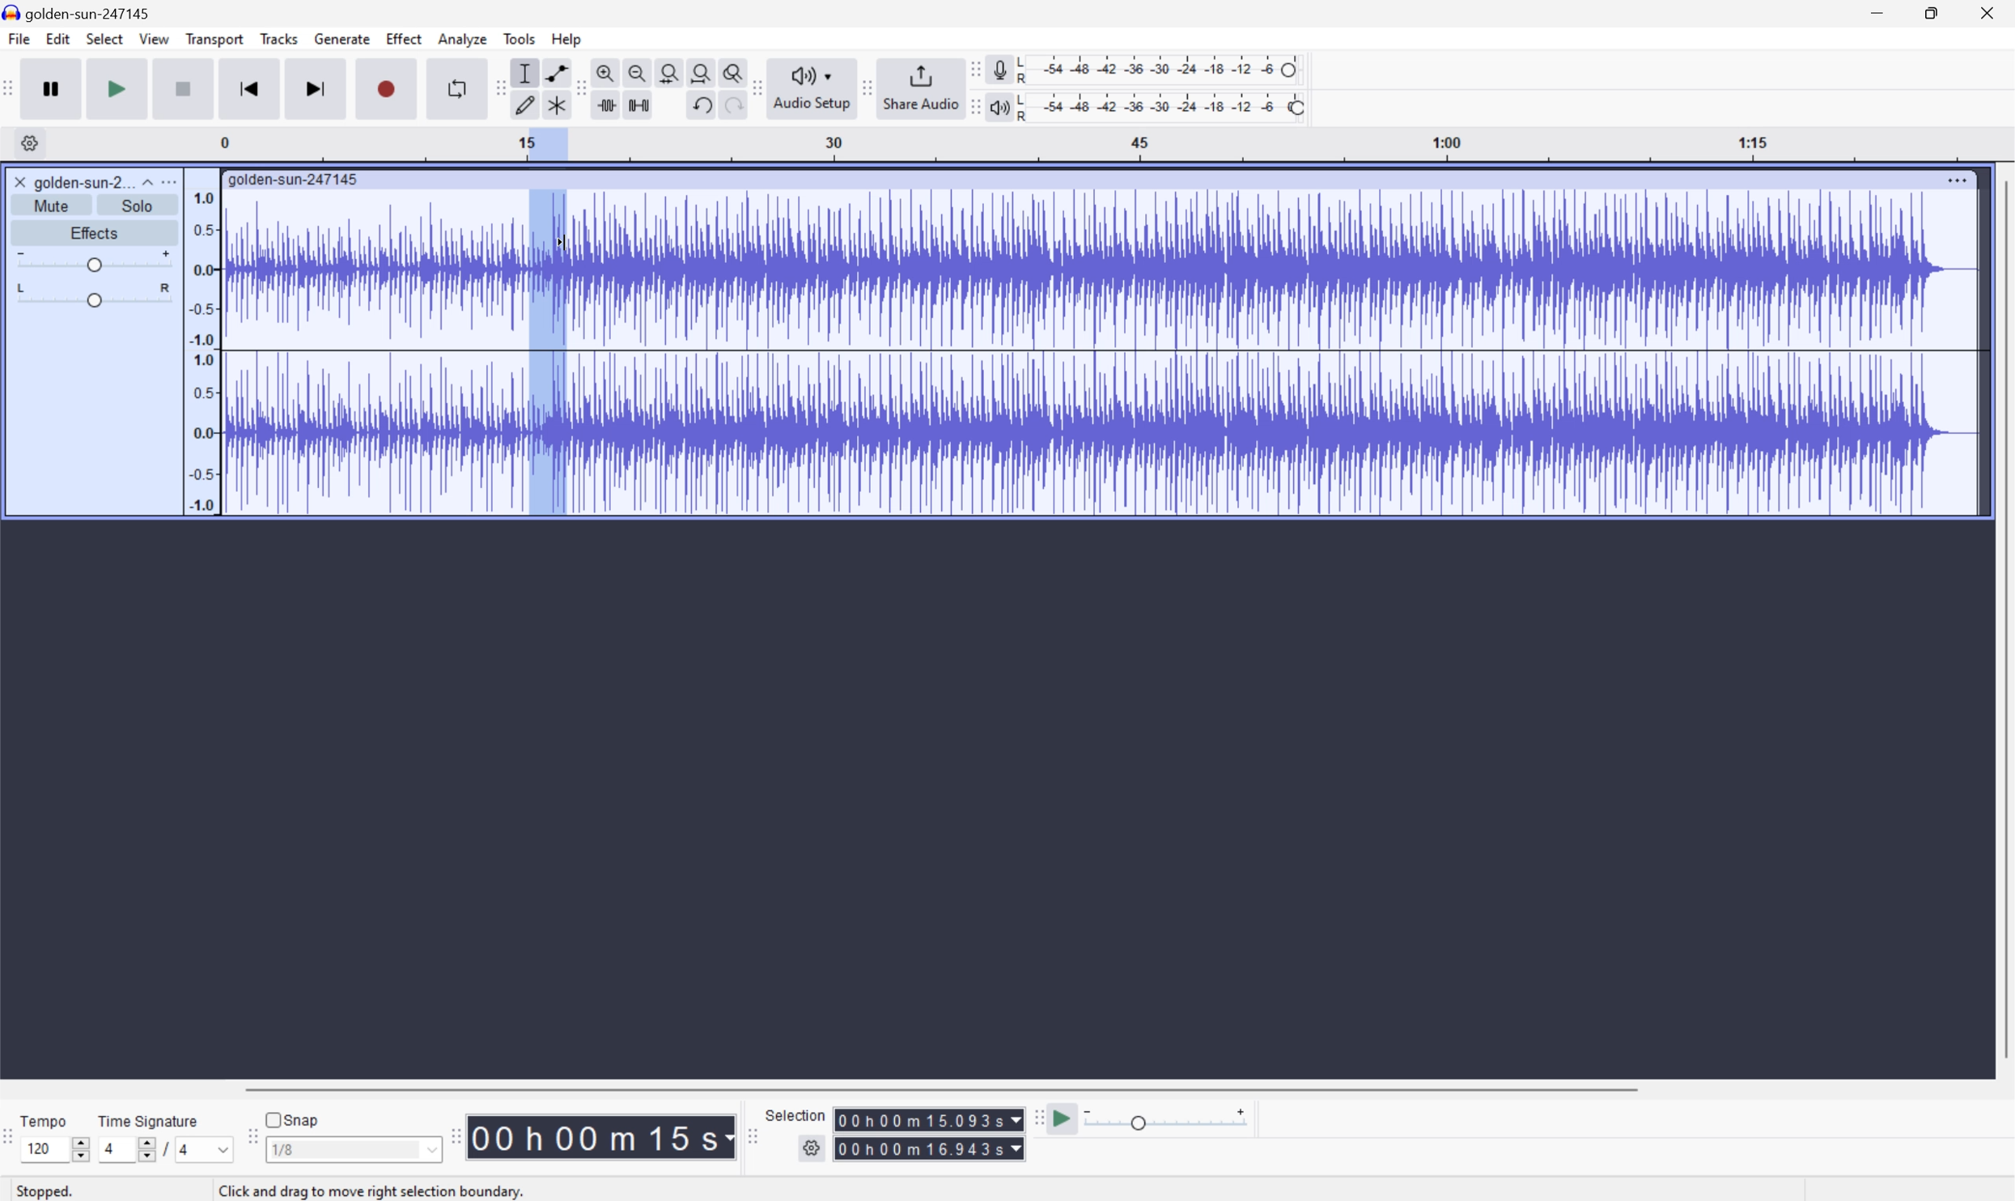  Describe the element at coordinates (201, 352) in the screenshot. I see `Frequencies` at that location.